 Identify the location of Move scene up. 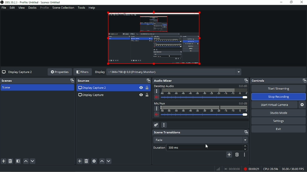
(25, 161).